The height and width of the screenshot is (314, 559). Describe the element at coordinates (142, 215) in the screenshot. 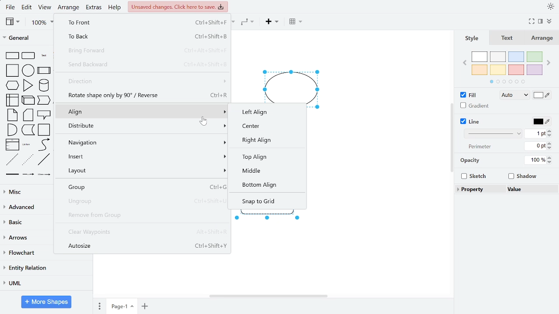

I see `remove from the group` at that location.